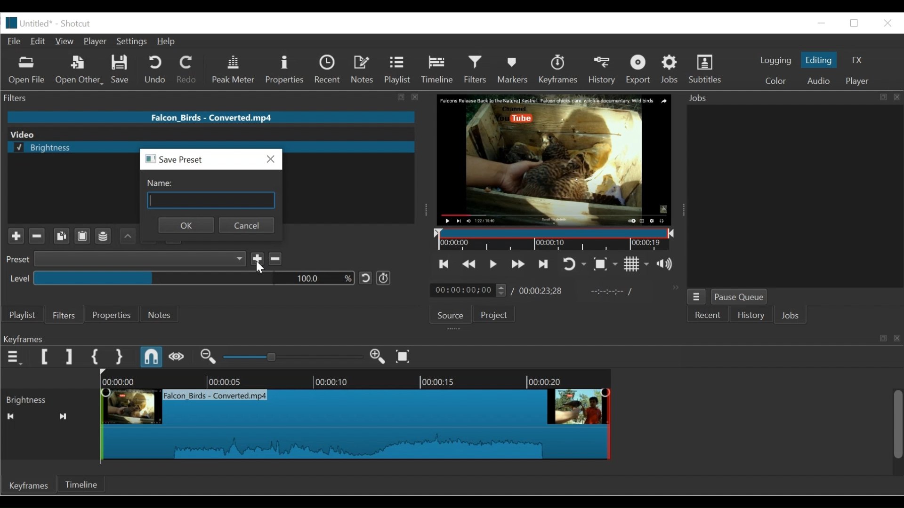  What do you see at coordinates (558, 69) in the screenshot?
I see `Keyframes` at bounding box center [558, 69].